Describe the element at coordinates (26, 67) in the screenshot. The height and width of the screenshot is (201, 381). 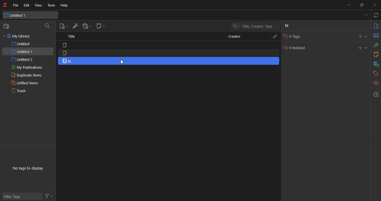
I see `my publications` at that location.